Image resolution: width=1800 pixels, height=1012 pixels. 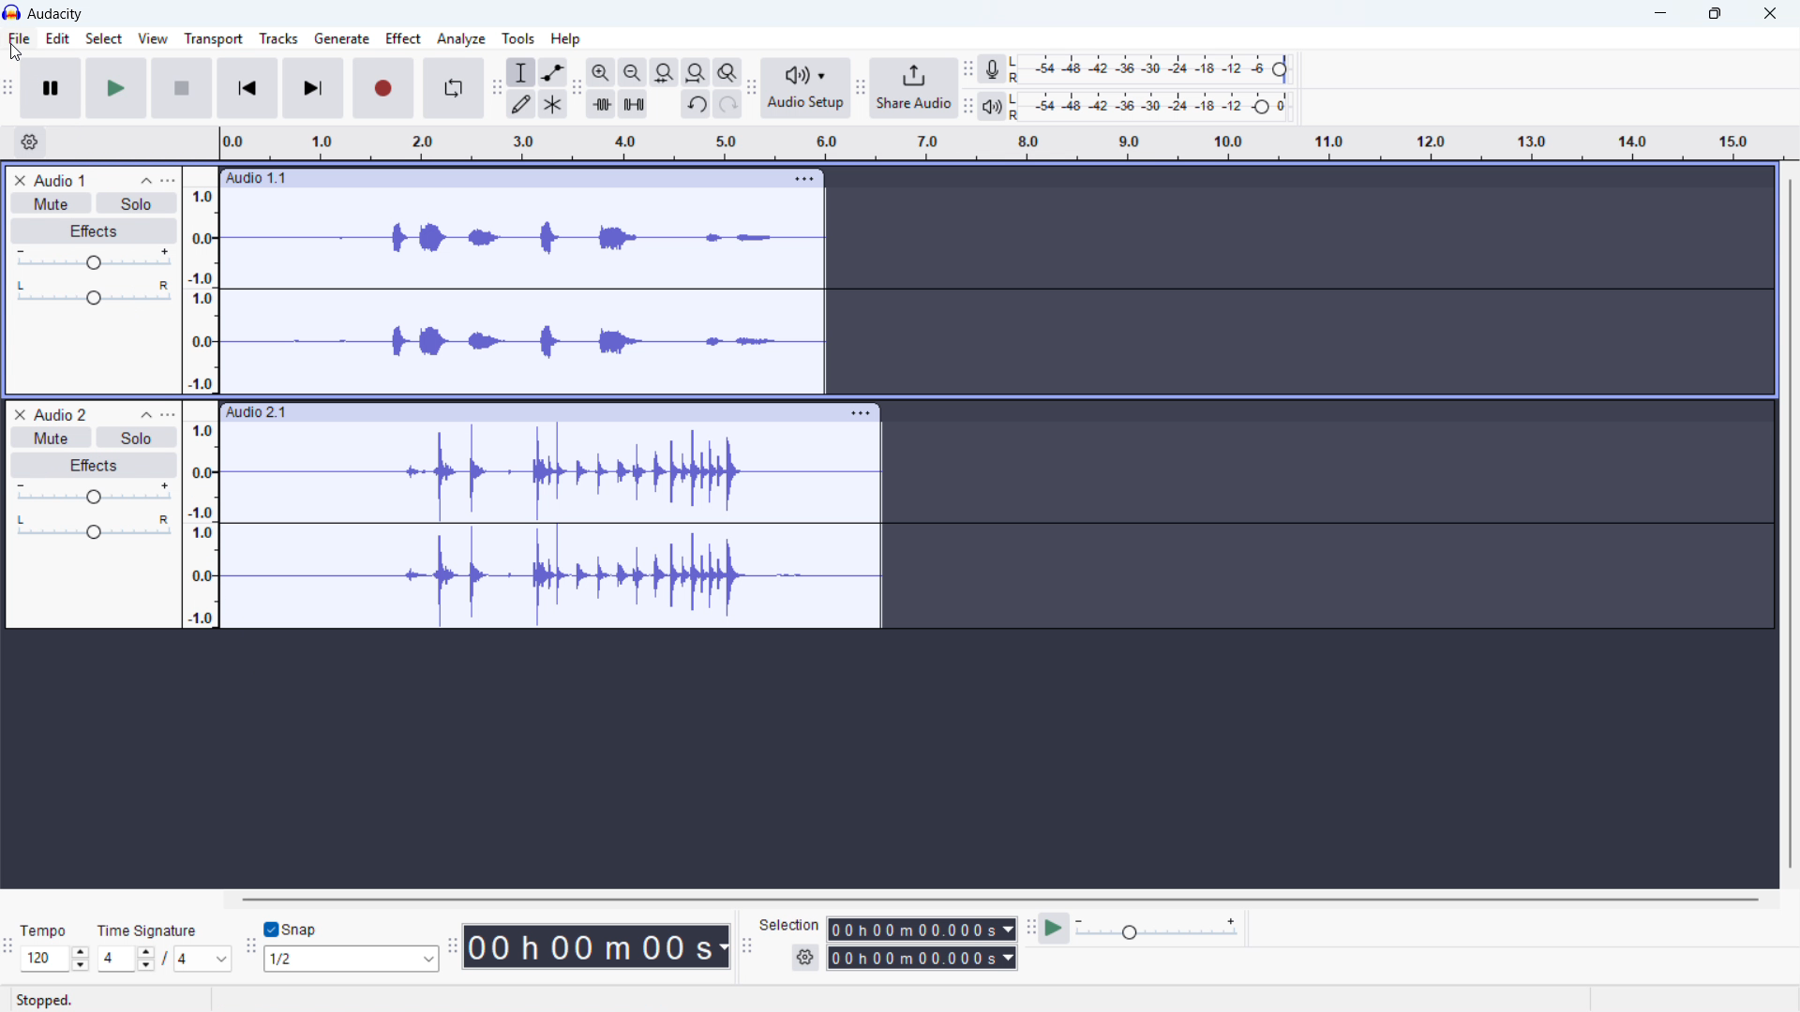 What do you see at coordinates (806, 88) in the screenshot?
I see `Audio setup` at bounding box center [806, 88].